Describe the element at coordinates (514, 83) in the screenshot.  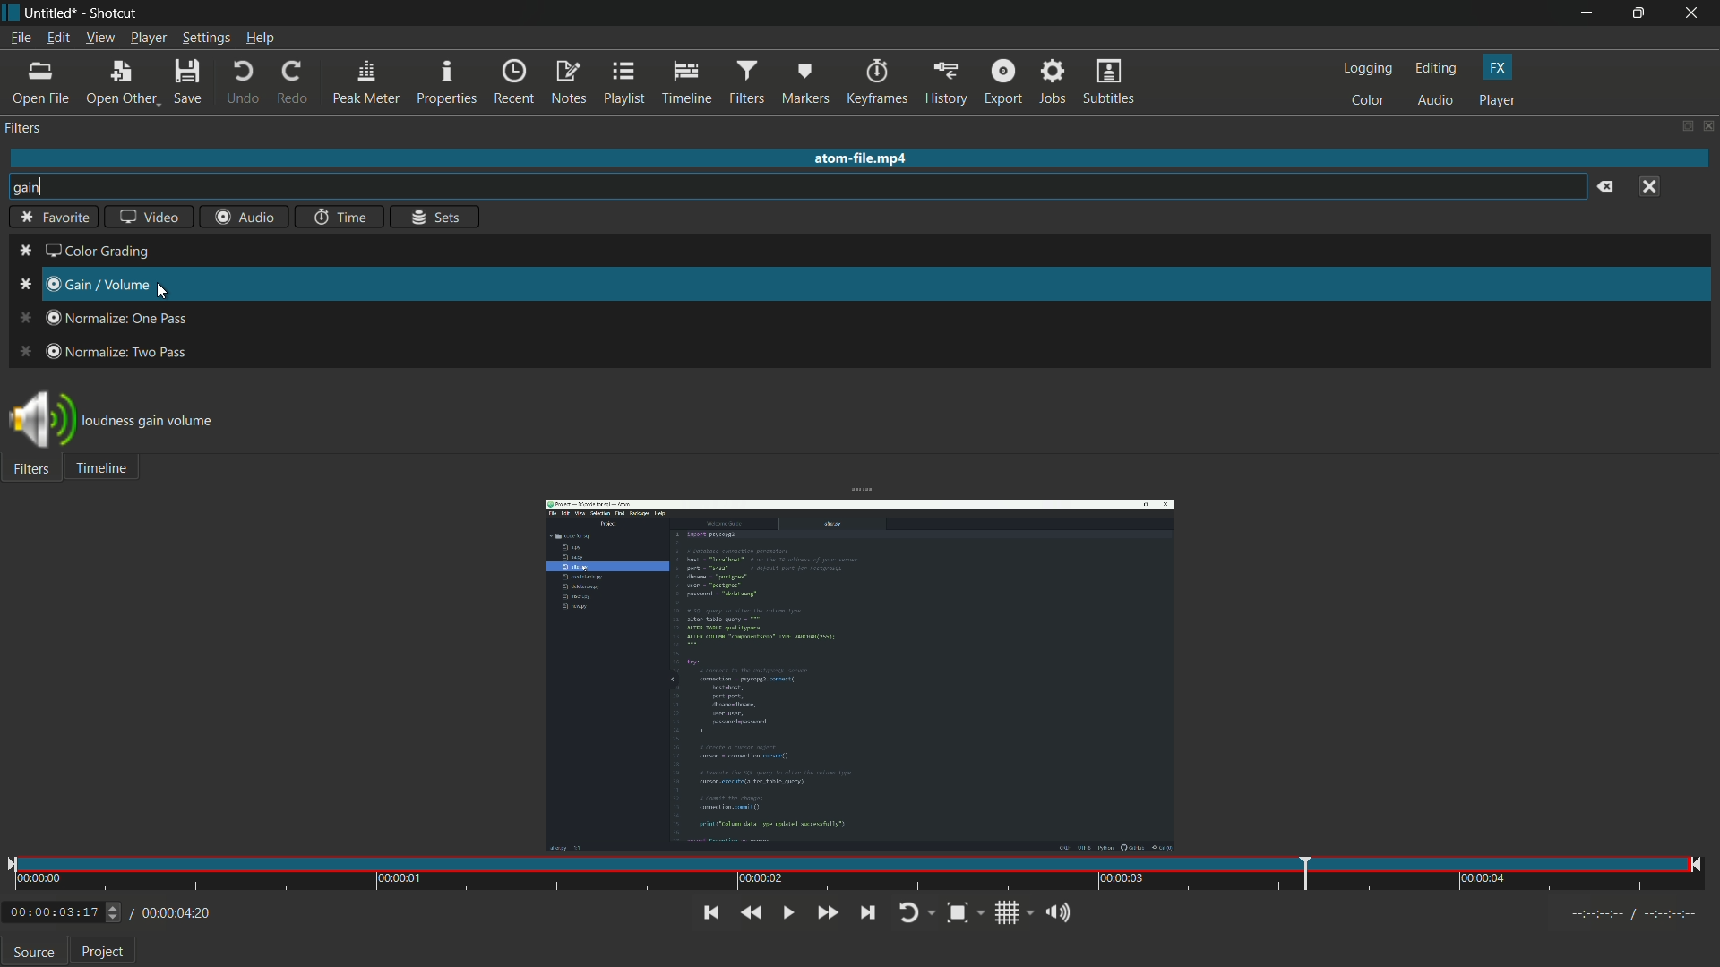
I see `recent` at that location.